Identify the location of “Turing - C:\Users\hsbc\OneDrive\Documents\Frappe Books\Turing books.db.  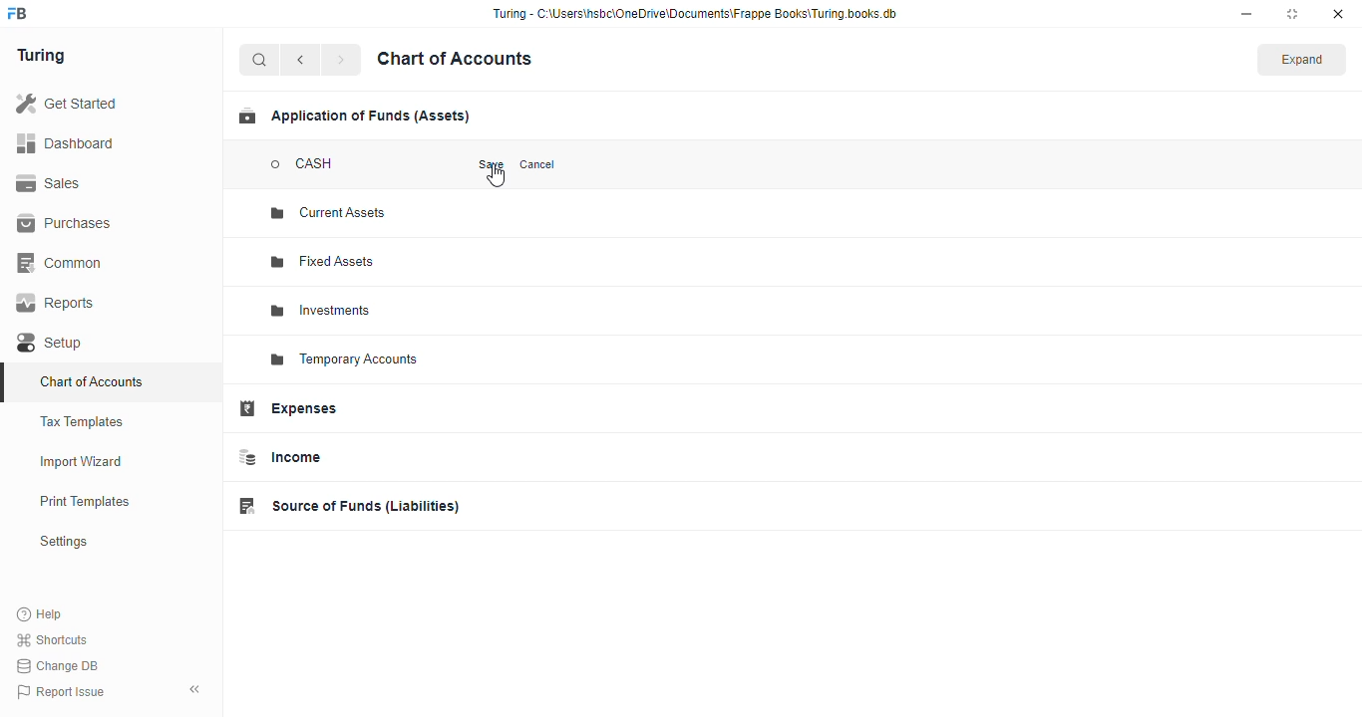
(694, 13).